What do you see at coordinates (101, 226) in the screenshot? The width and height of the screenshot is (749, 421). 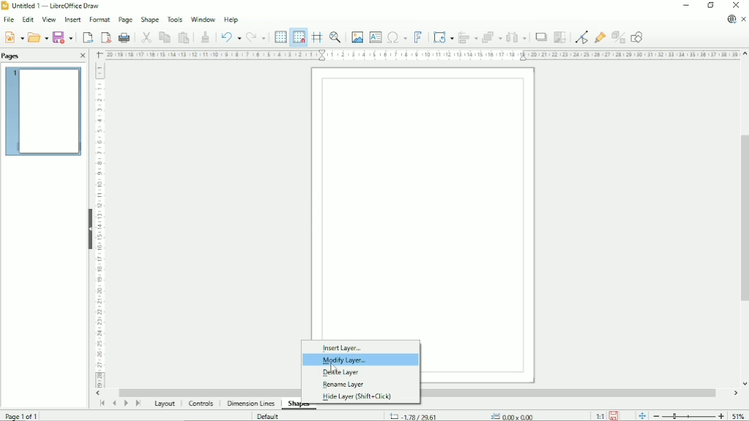 I see `Vertical scale` at bounding box center [101, 226].